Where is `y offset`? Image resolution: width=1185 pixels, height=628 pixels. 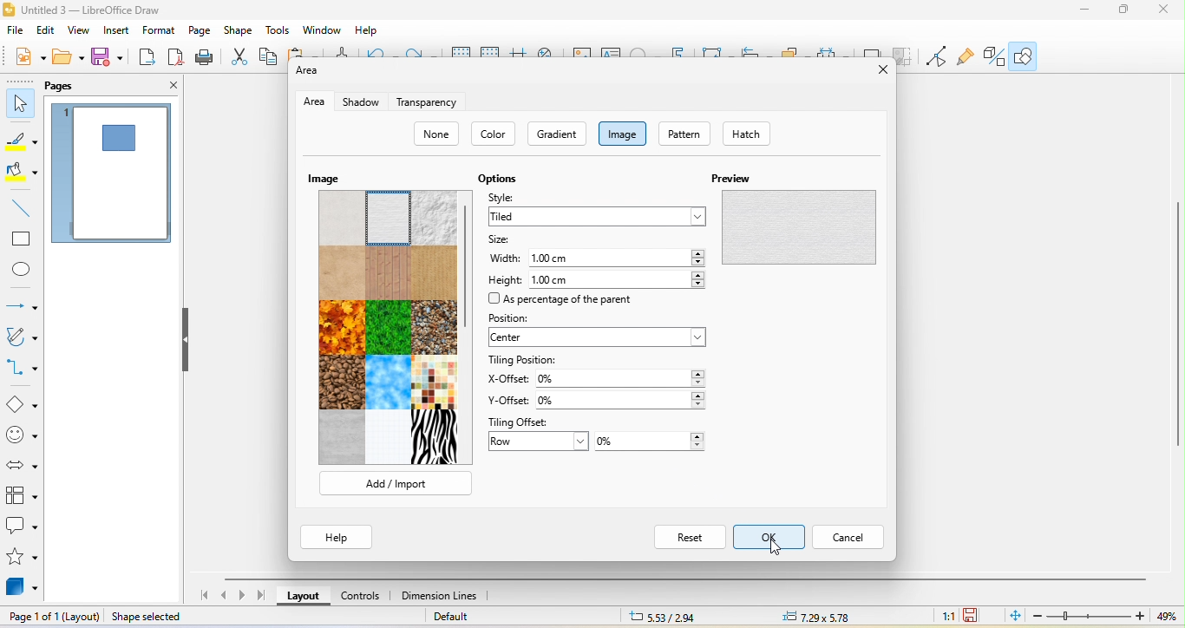 y offset is located at coordinates (507, 401).